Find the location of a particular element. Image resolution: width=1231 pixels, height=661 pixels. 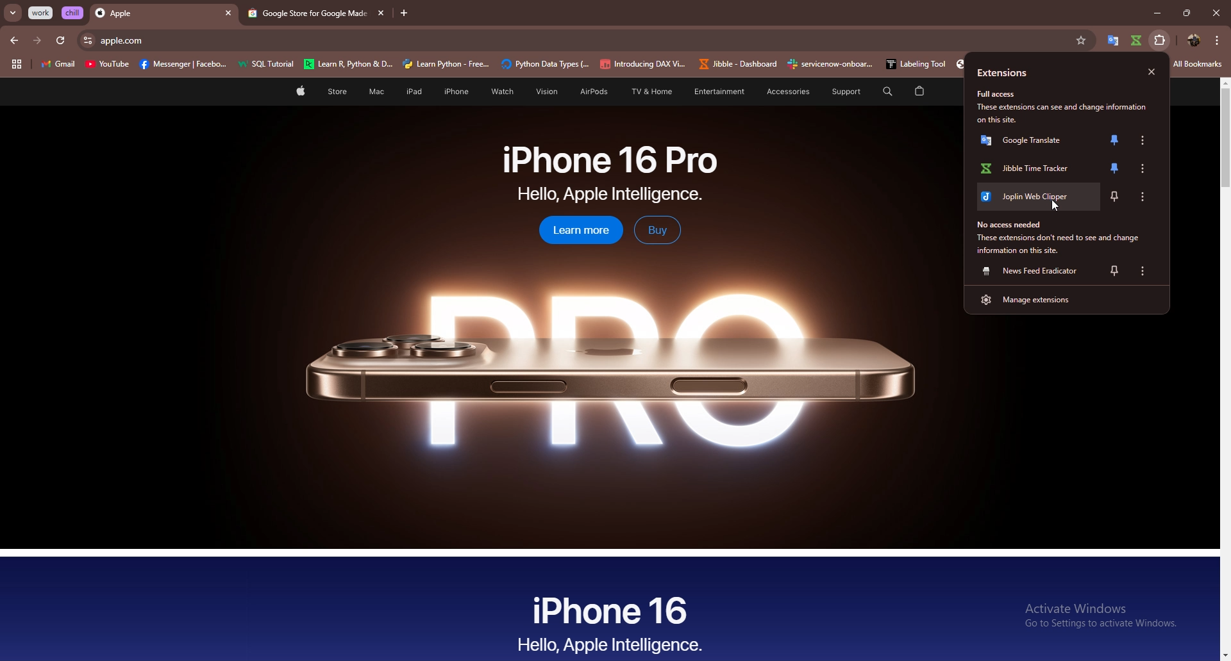

@ Joplin Web cinper is located at coordinates (1032, 200).